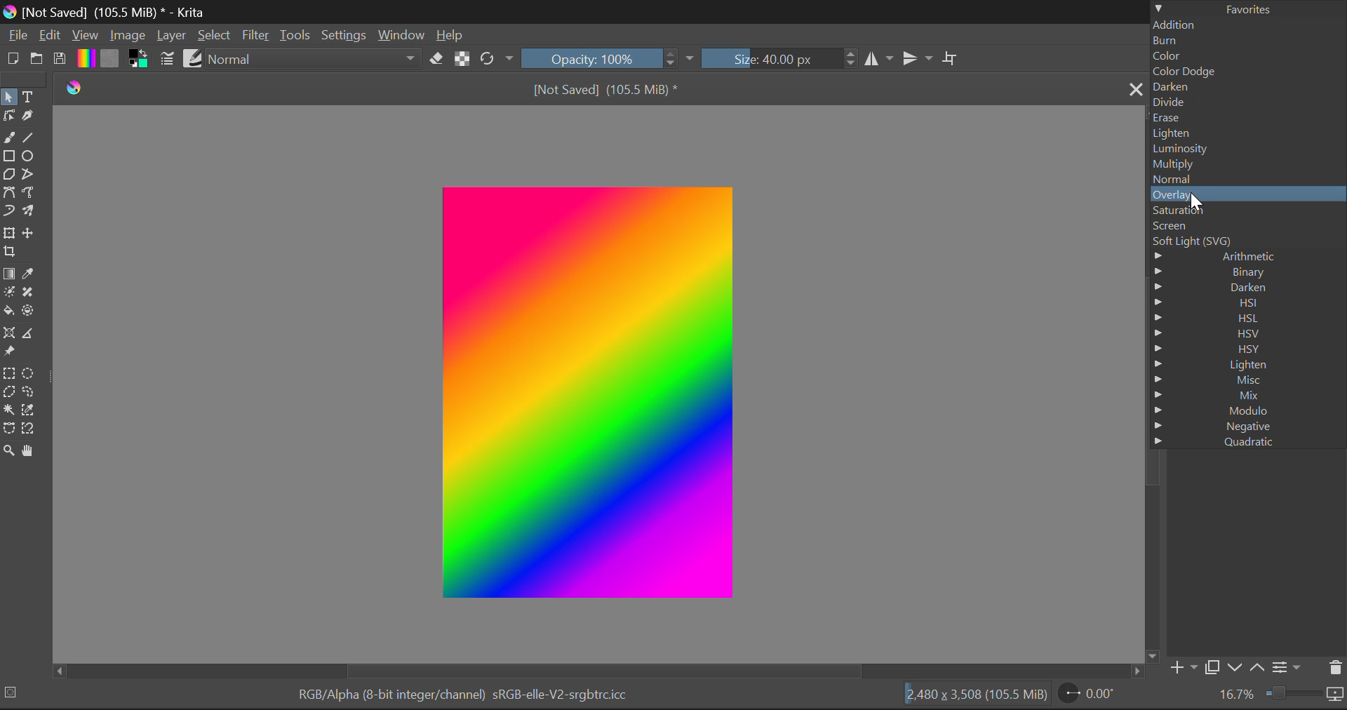  What do you see at coordinates (1249, 8) in the screenshot?
I see `Favorites` at bounding box center [1249, 8].